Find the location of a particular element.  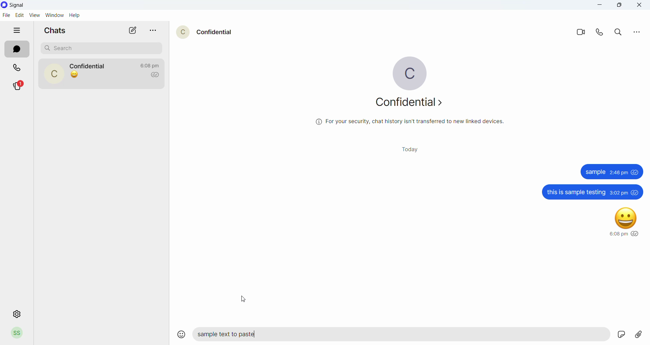

sample text to paste is located at coordinates (395, 336).